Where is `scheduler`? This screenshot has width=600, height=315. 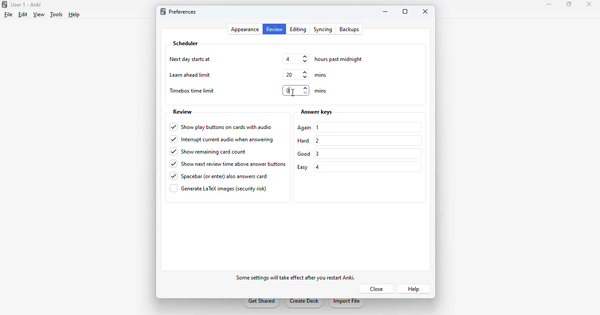
scheduler is located at coordinates (186, 43).